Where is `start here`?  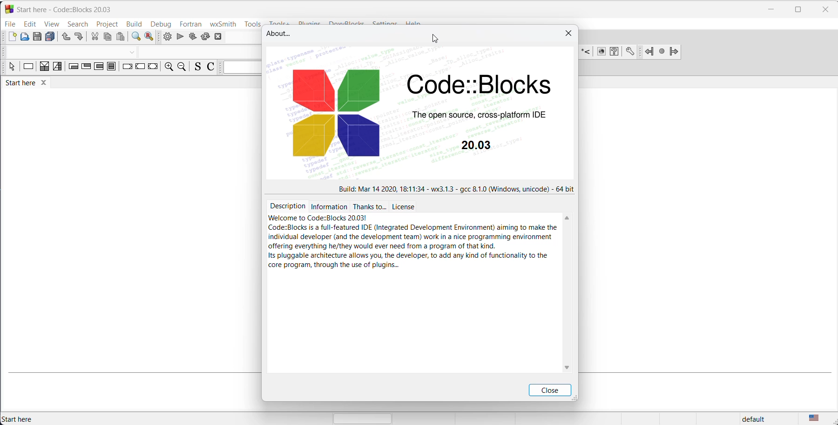 start here is located at coordinates (30, 85).